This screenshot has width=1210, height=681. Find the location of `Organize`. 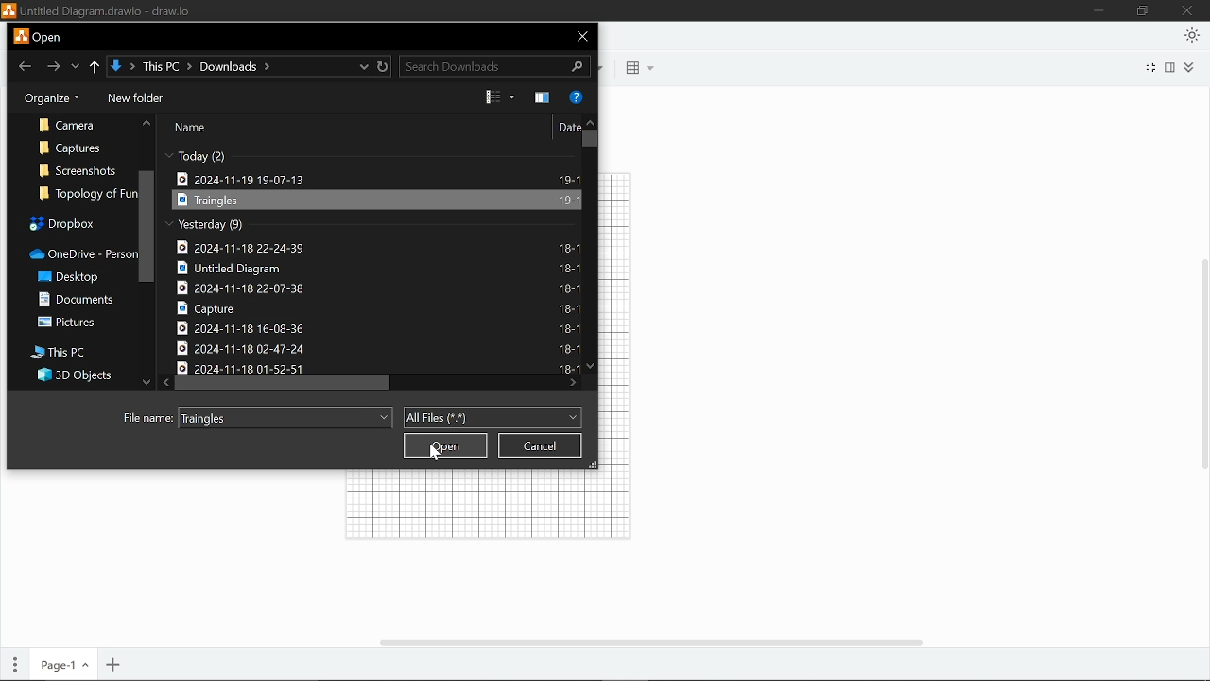

Organize is located at coordinates (49, 99).